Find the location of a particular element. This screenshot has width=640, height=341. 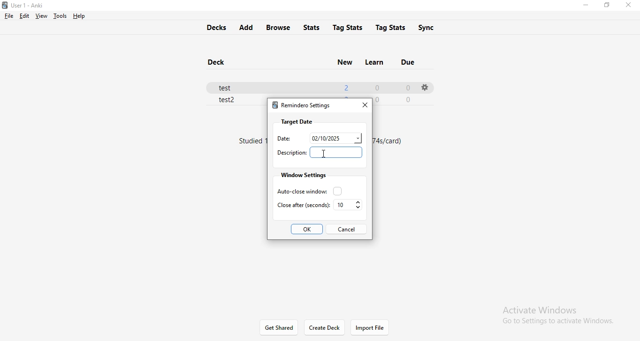

tags stats is located at coordinates (392, 26).